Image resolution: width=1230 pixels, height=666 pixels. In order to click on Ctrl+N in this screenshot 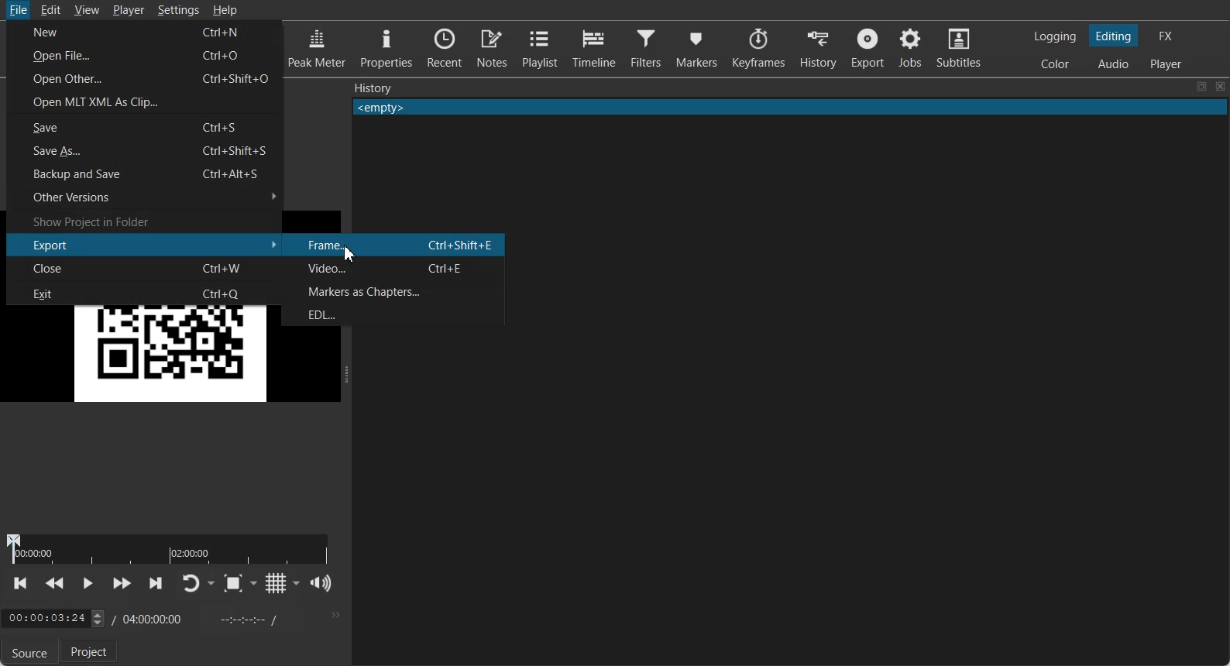, I will do `click(227, 33)`.